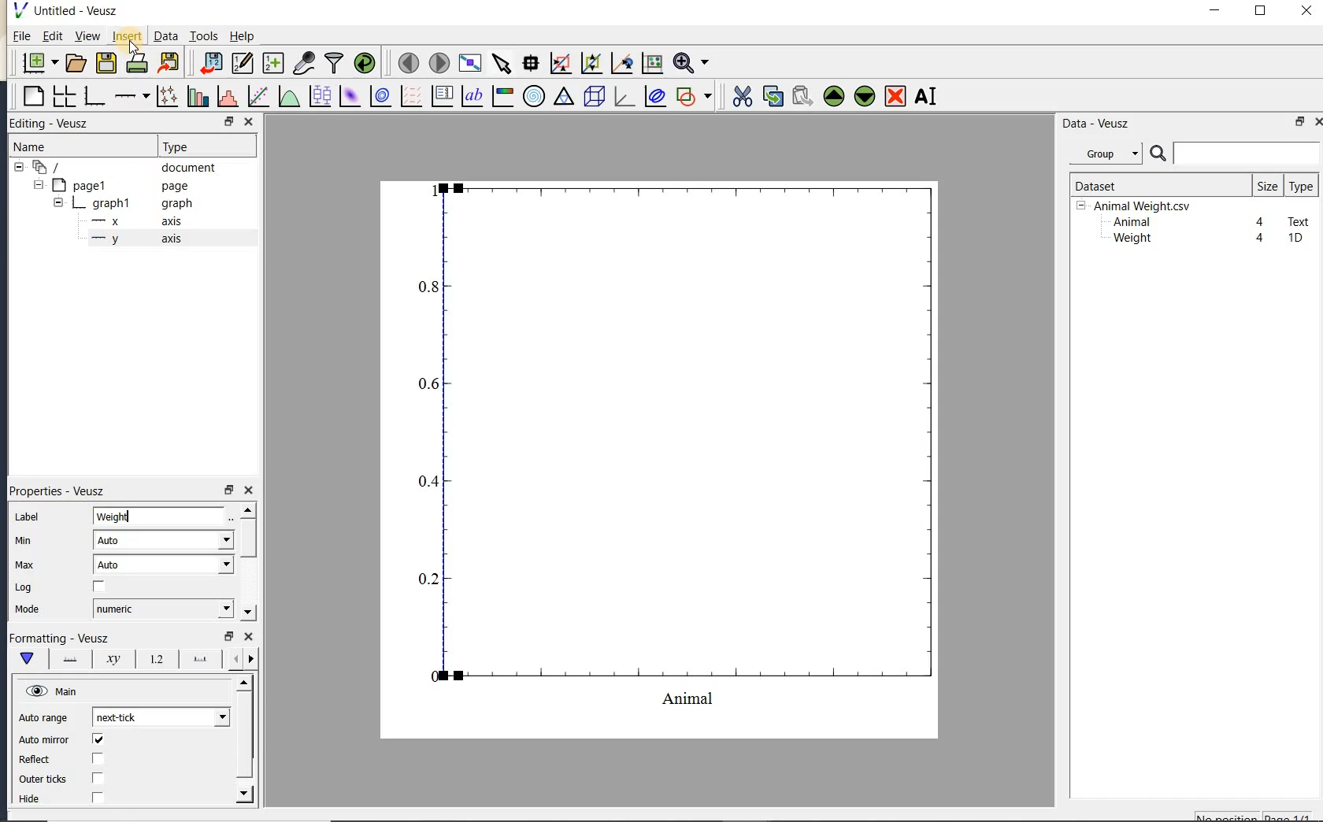 The height and width of the screenshot is (822, 1323). What do you see at coordinates (161, 716) in the screenshot?
I see `next click` at bounding box center [161, 716].